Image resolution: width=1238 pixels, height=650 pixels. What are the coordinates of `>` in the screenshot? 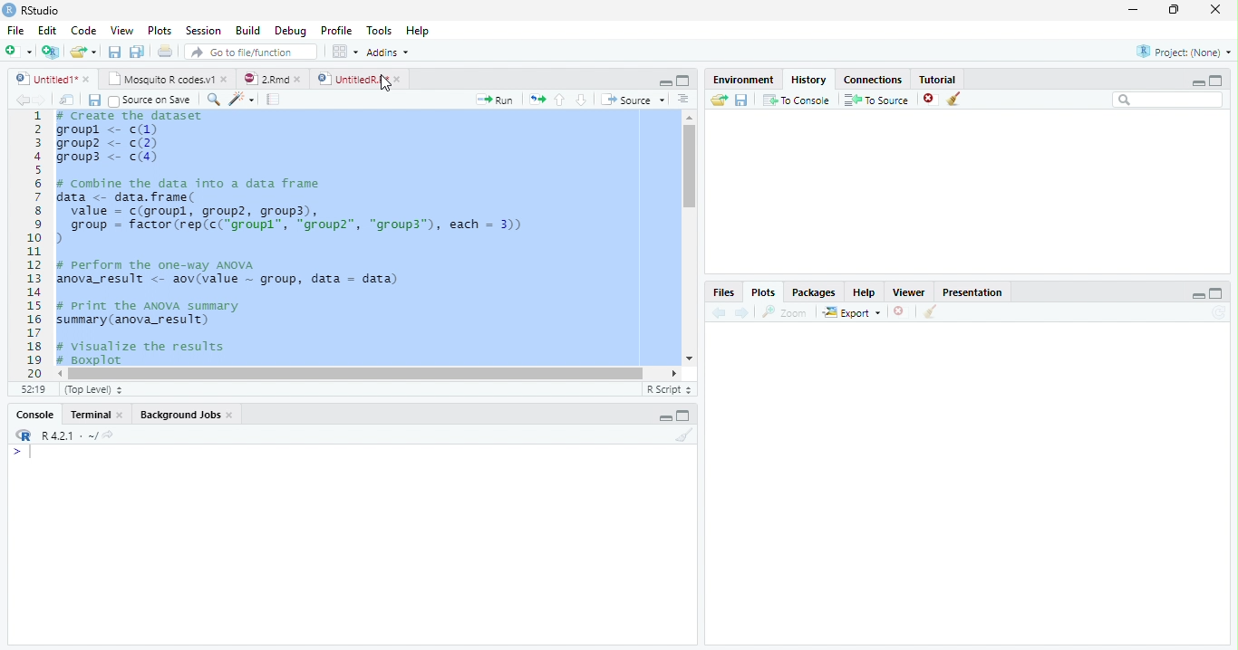 It's located at (13, 453).